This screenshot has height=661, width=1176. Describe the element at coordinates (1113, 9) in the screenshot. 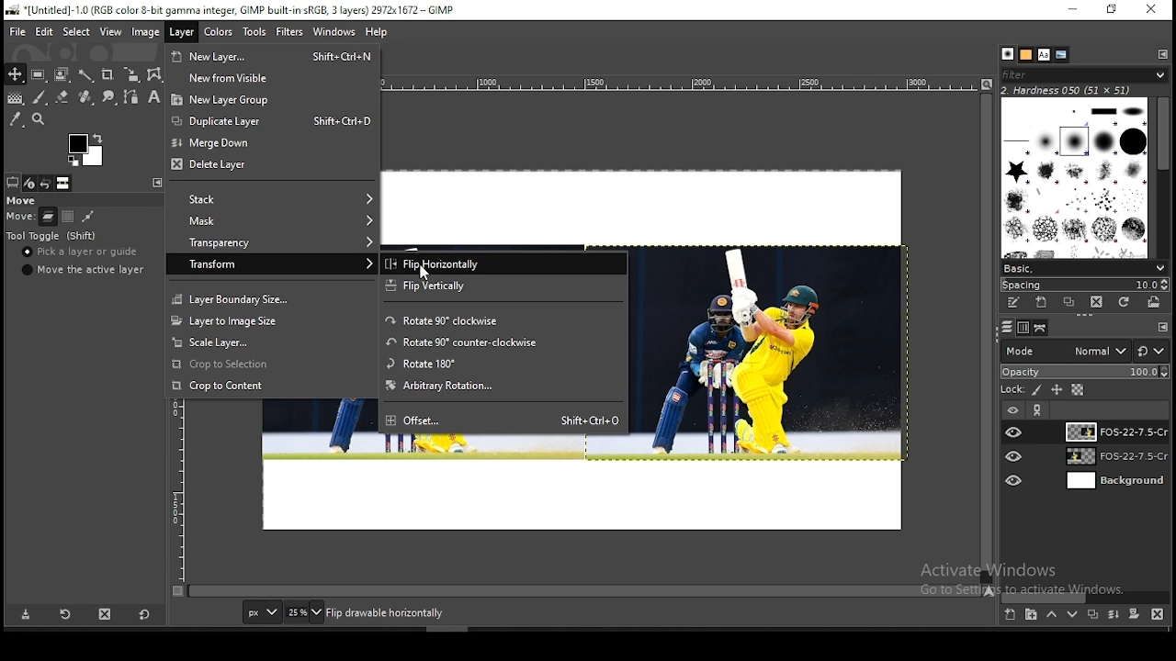

I see `Maximise ` at that location.